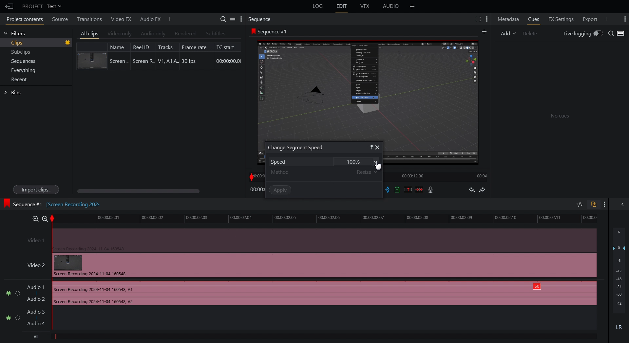  I want to click on Toggles, so click(586, 205).